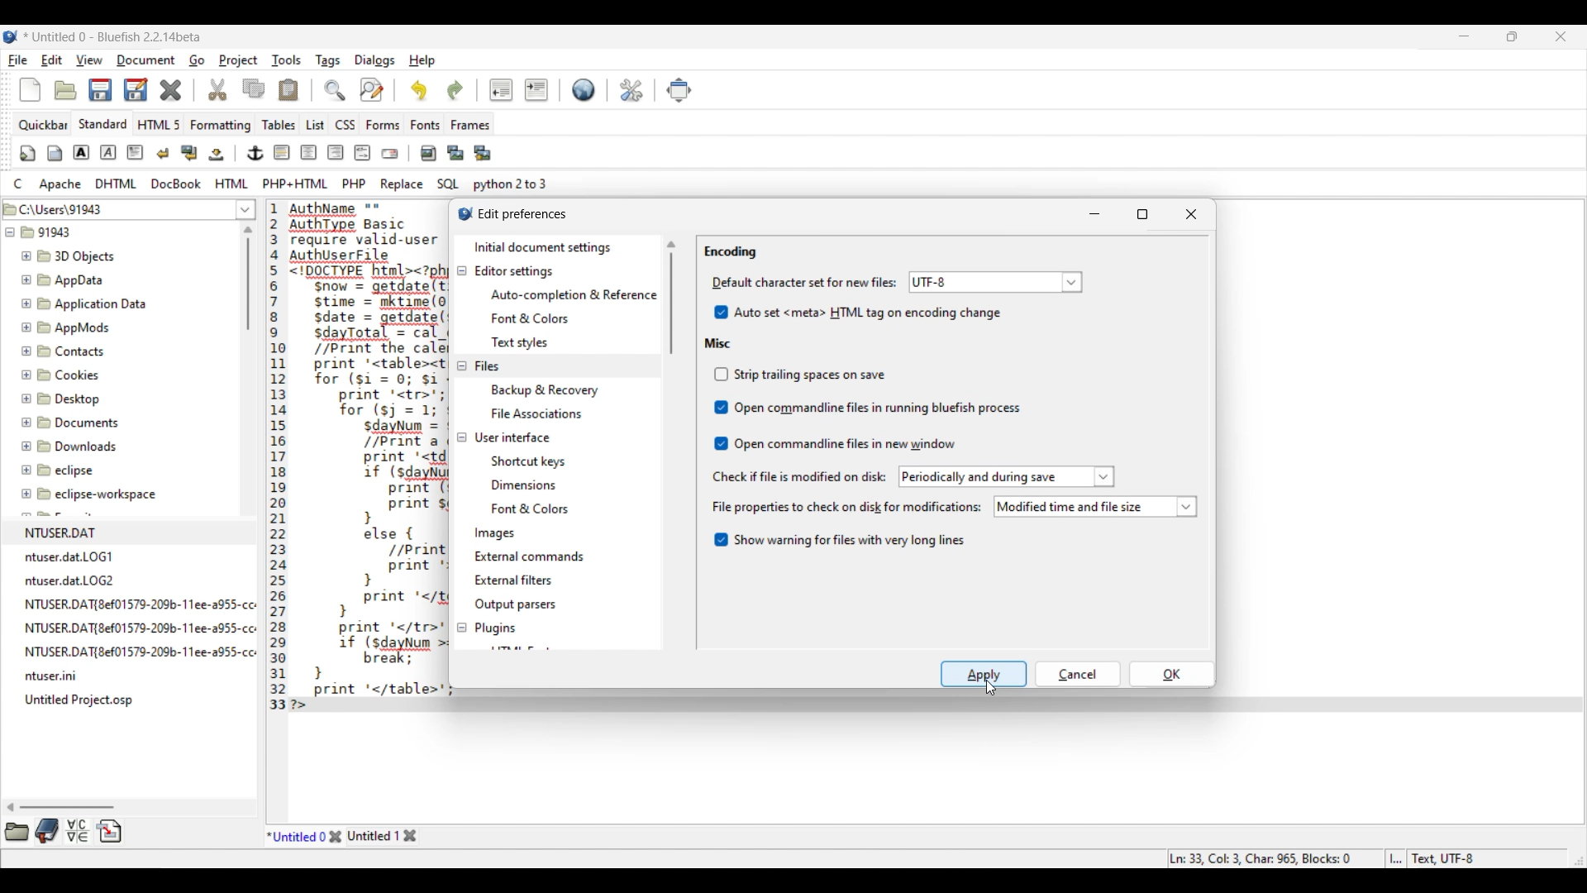  What do you see at coordinates (544, 485) in the screenshot?
I see `User interface setting options` at bounding box center [544, 485].